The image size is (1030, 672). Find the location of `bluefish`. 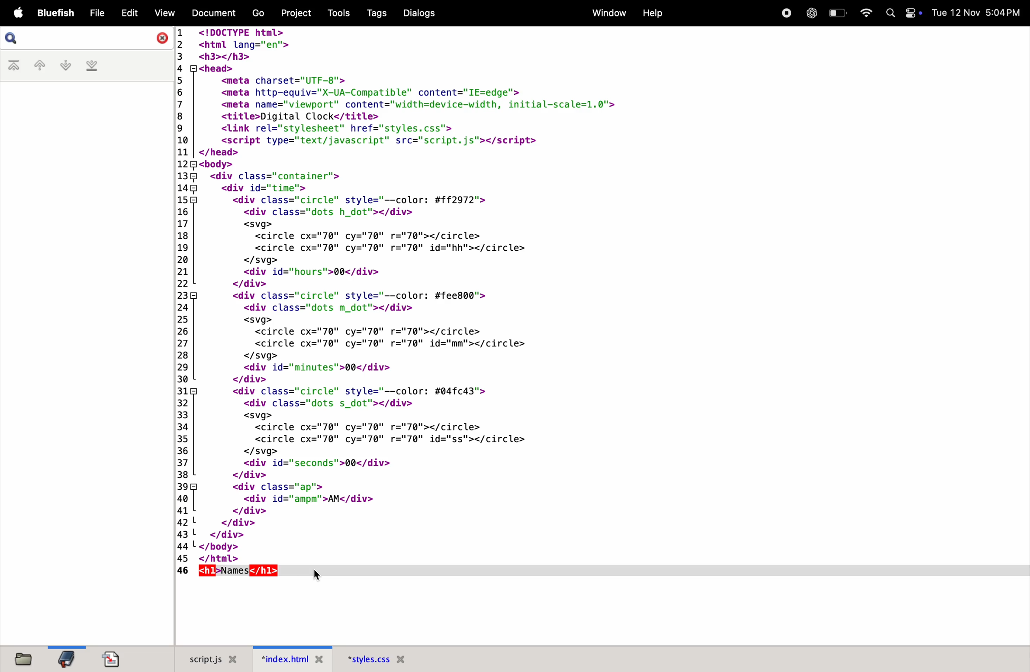

bluefish is located at coordinates (55, 12).